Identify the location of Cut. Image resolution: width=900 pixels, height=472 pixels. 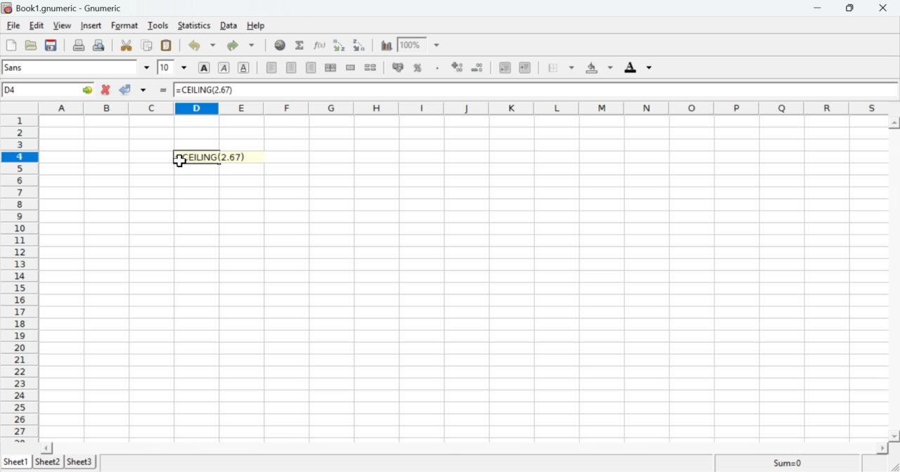
(127, 46).